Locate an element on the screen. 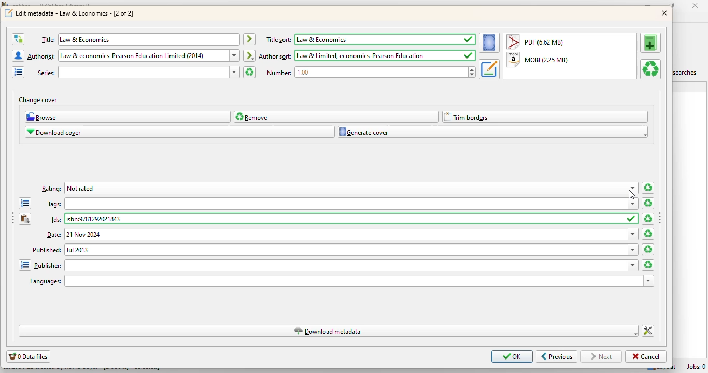 The image size is (708, 373). swap the author and title is located at coordinates (18, 39).